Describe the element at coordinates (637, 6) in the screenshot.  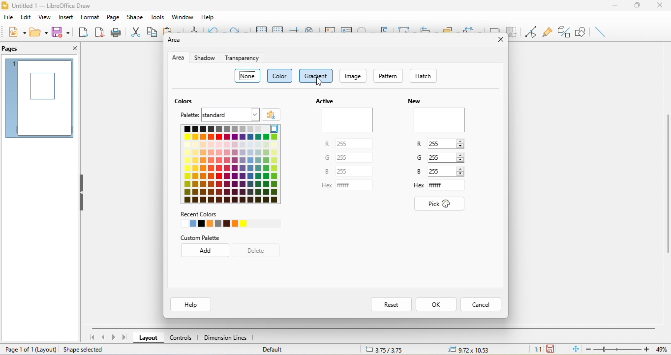
I see `maximize` at that location.